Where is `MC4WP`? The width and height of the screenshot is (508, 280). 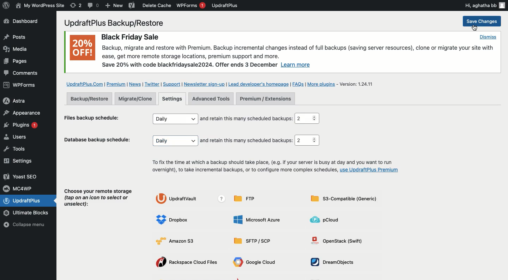
MC4WP is located at coordinates (19, 188).